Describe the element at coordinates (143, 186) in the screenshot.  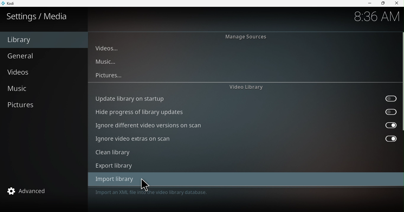
I see `cursor` at that location.